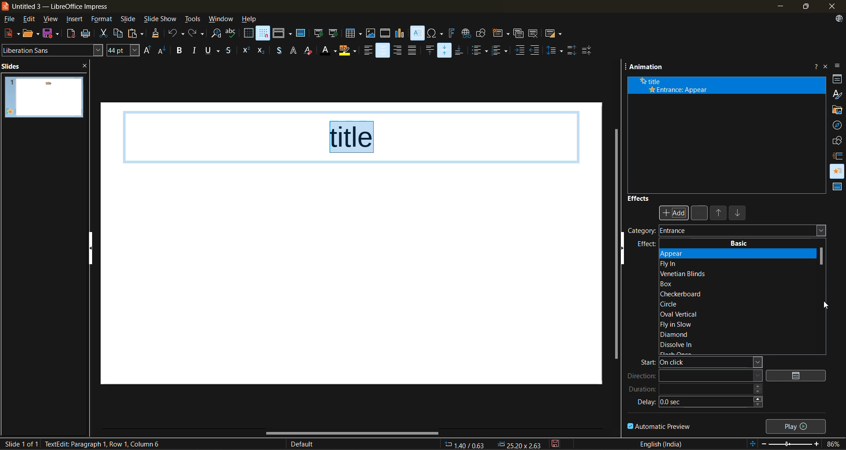 The image size is (846, 450). What do you see at coordinates (798, 425) in the screenshot?
I see `play` at bounding box center [798, 425].